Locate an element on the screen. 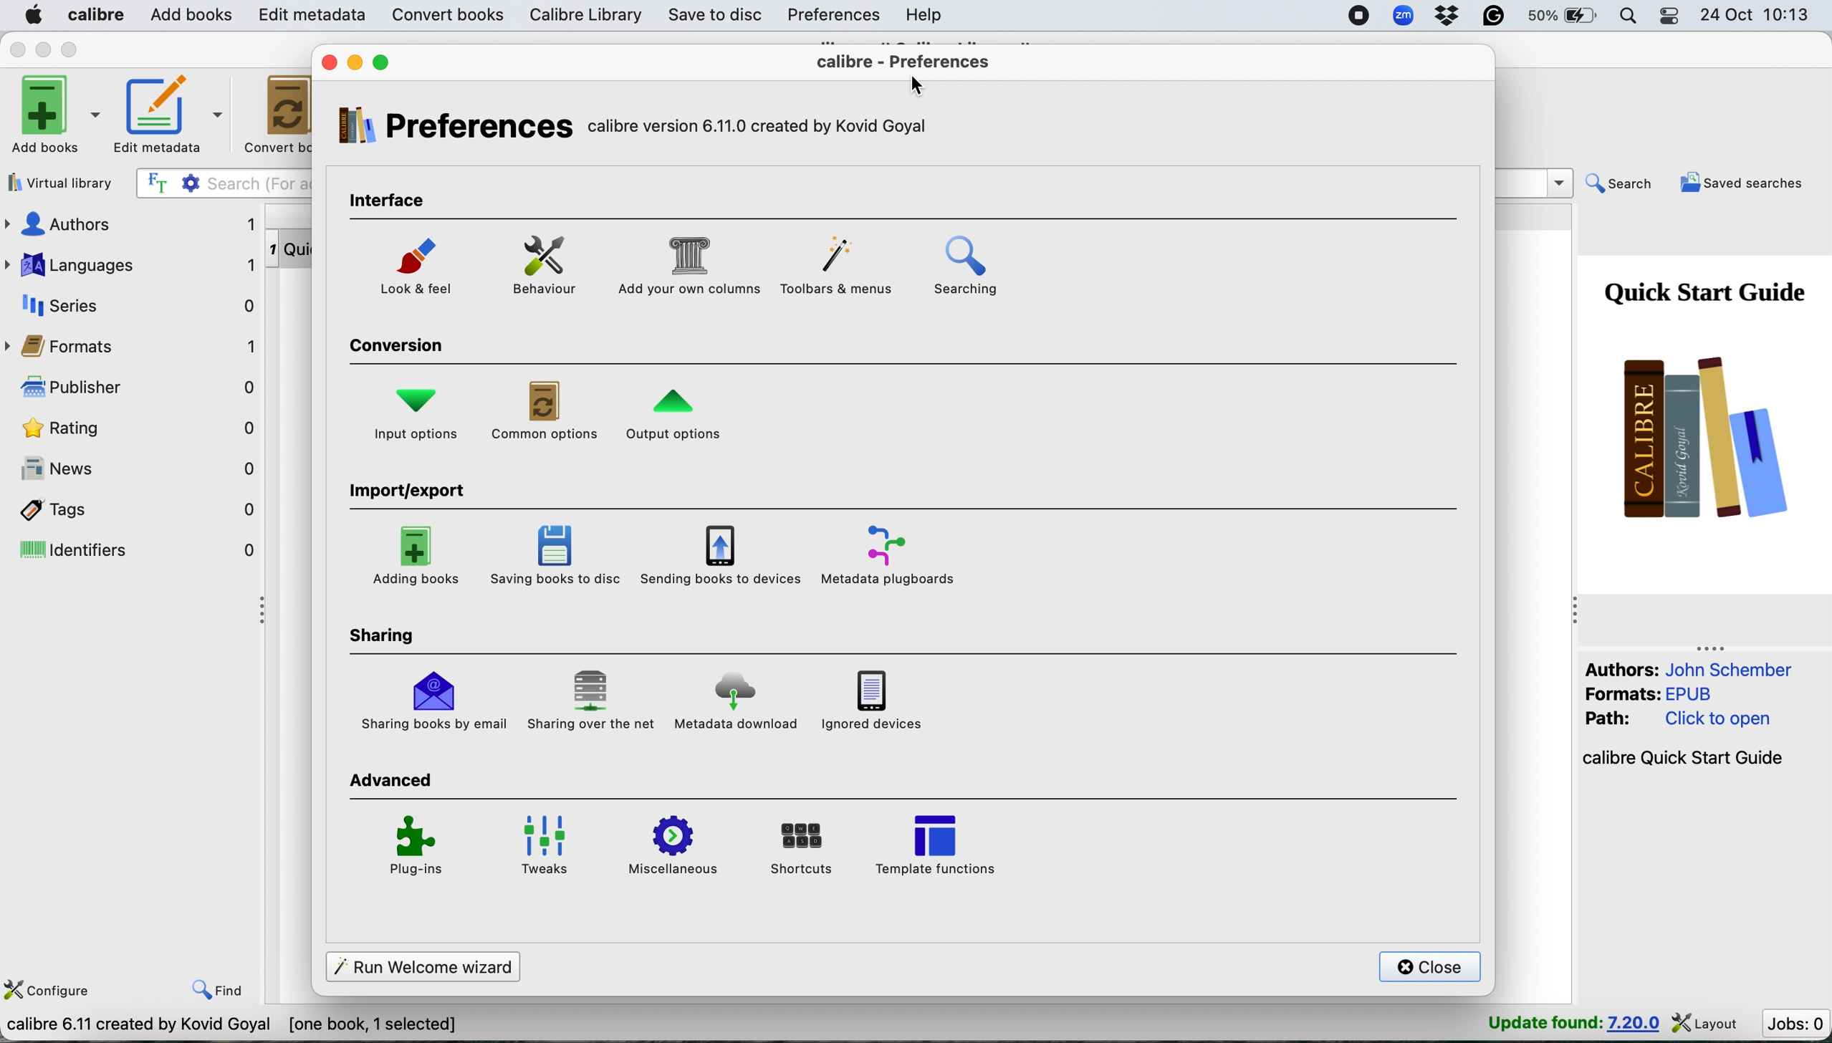 Image resolution: width=1832 pixels, height=1043 pixels. dropdown is located at coordinates (1558, 181).